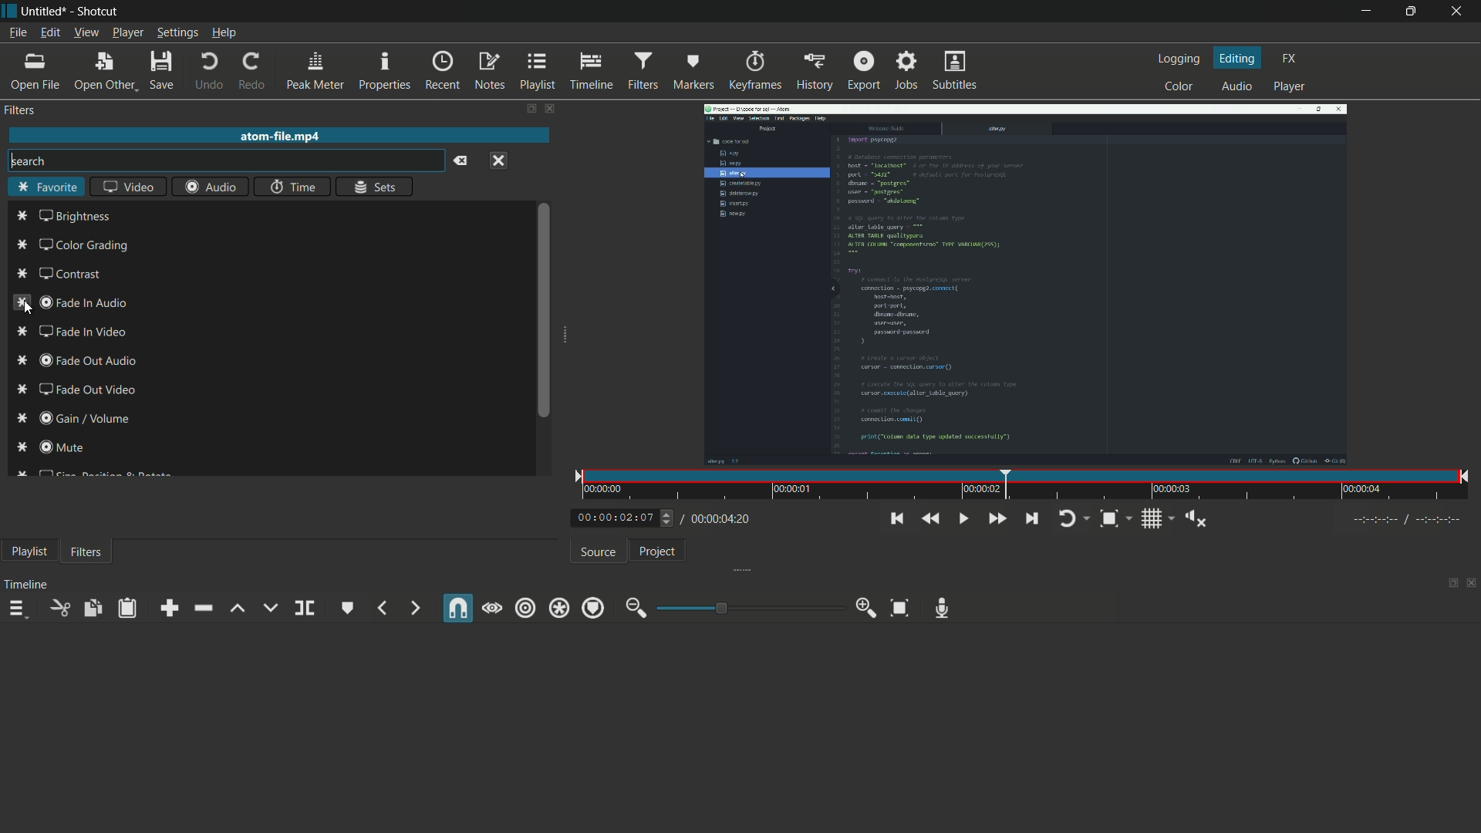 The width and height of the screenshot is (1481, 833). Describe the element at coordinates (62, 447) in the screenshot. I see `mute` at that location.